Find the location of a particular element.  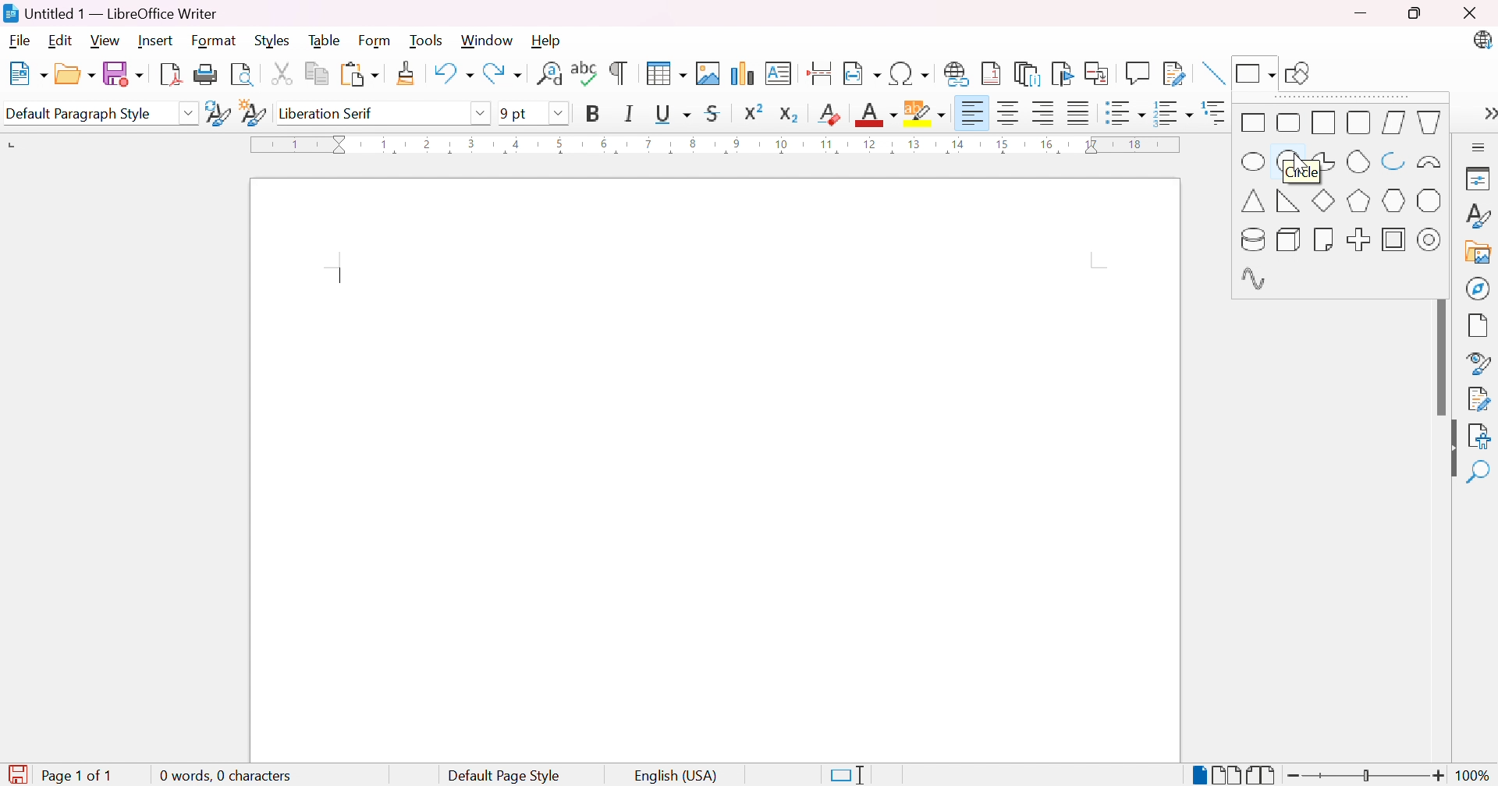

Square is located at coordinates (1322, 123).